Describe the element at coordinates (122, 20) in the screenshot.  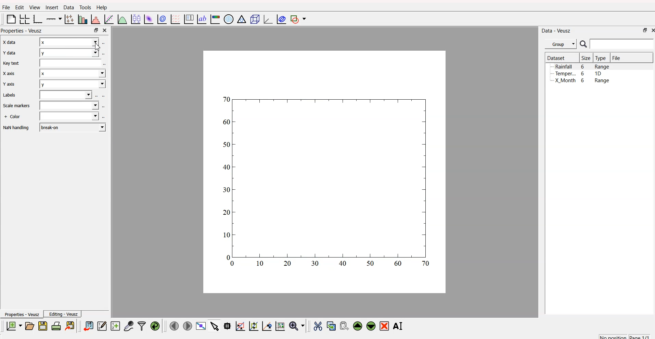
I see `plot function` at that location.